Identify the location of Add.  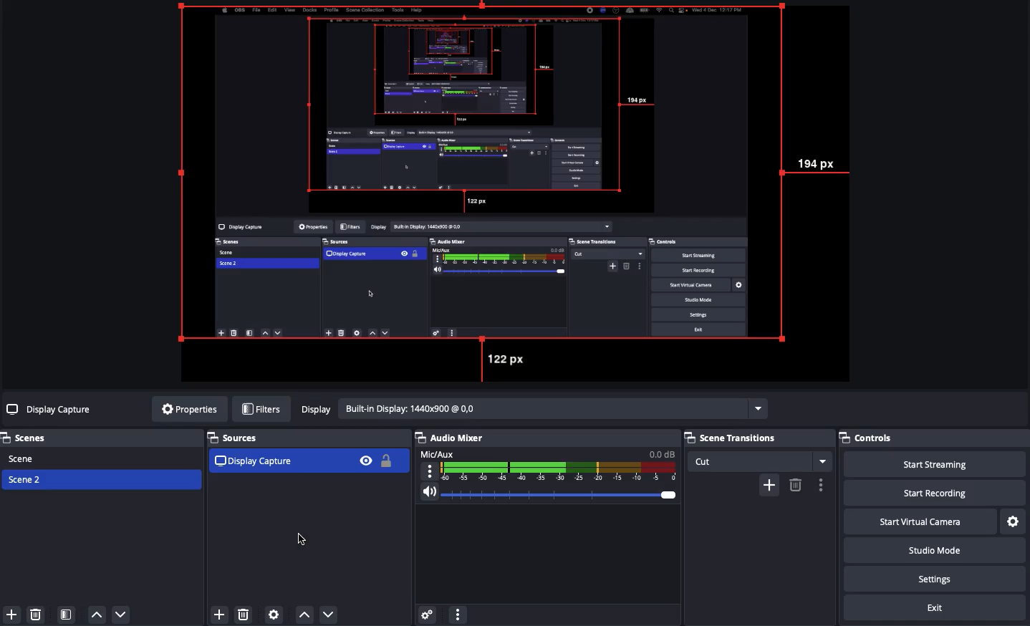
(14, 614).